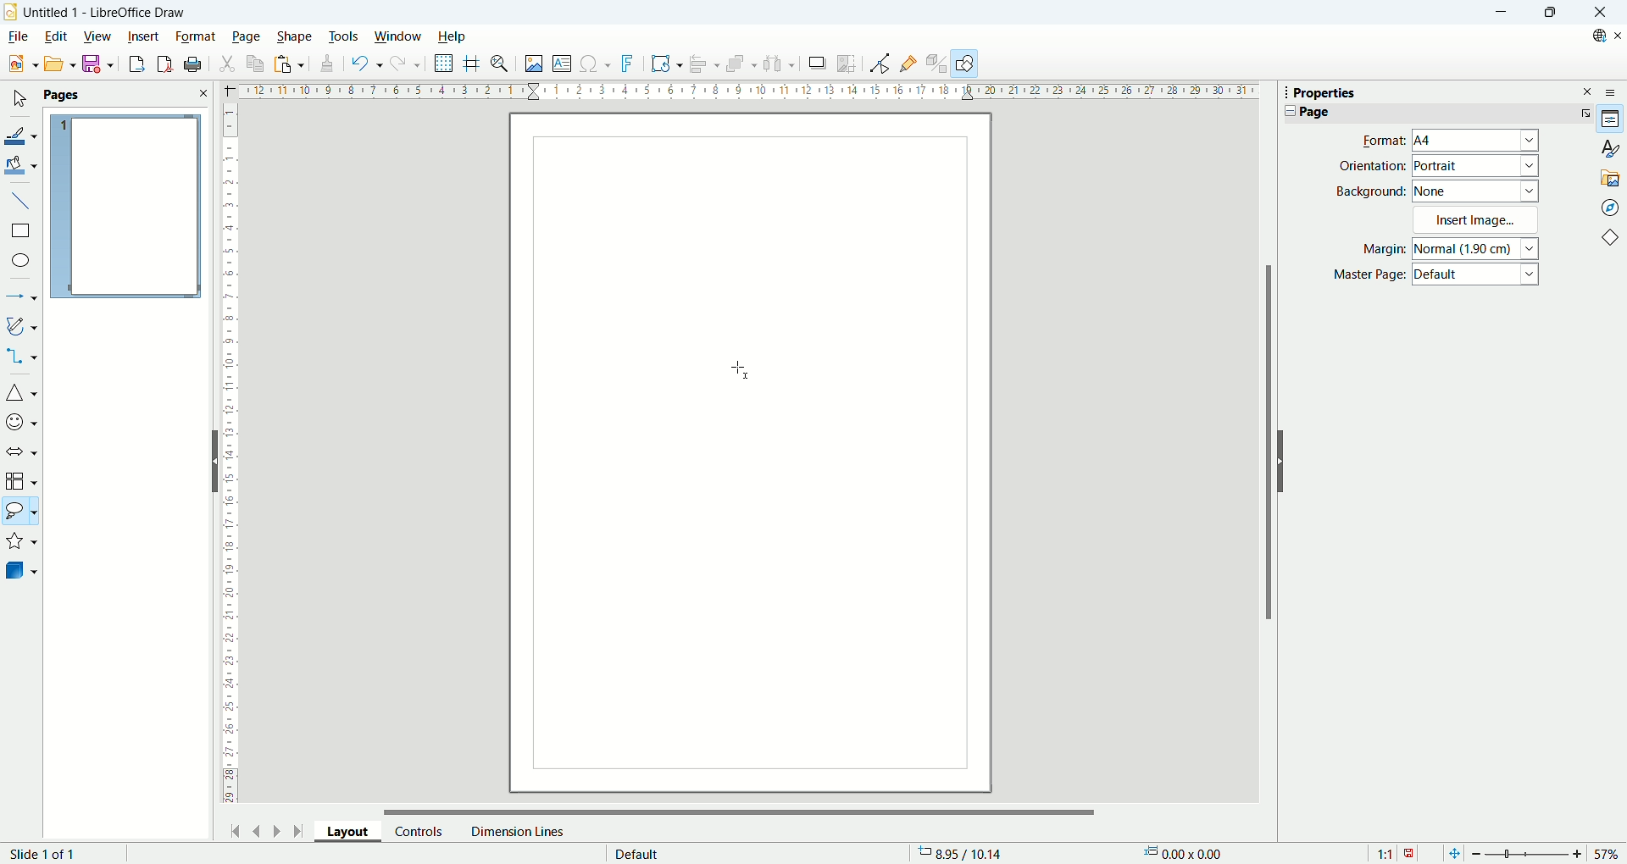 This screenshot has width=1627, height=864. Describe the element at coordinates (516, 831) in the screenshot. I see `dimension lines` at that location.